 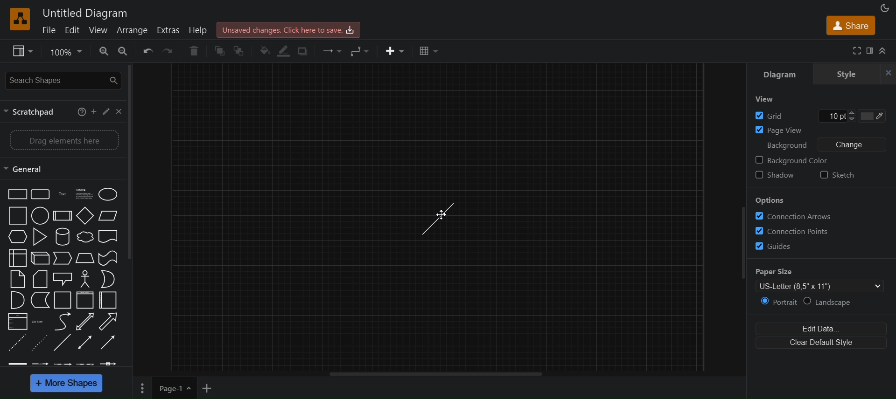 I want to click on view, so click(x=101, y=30).